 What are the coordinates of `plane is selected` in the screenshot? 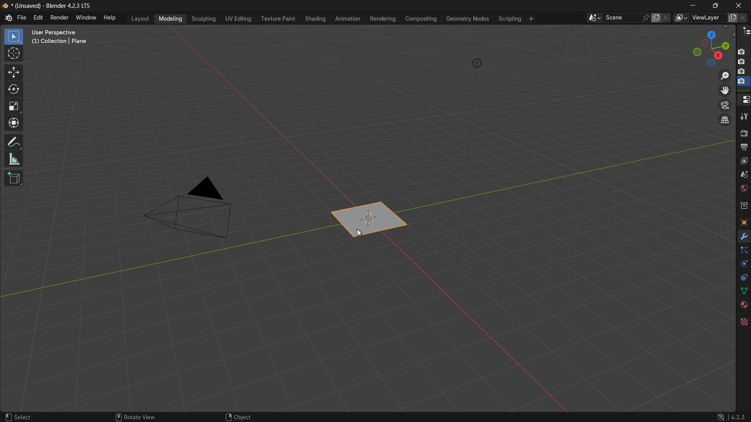 It's located at (368, 219).